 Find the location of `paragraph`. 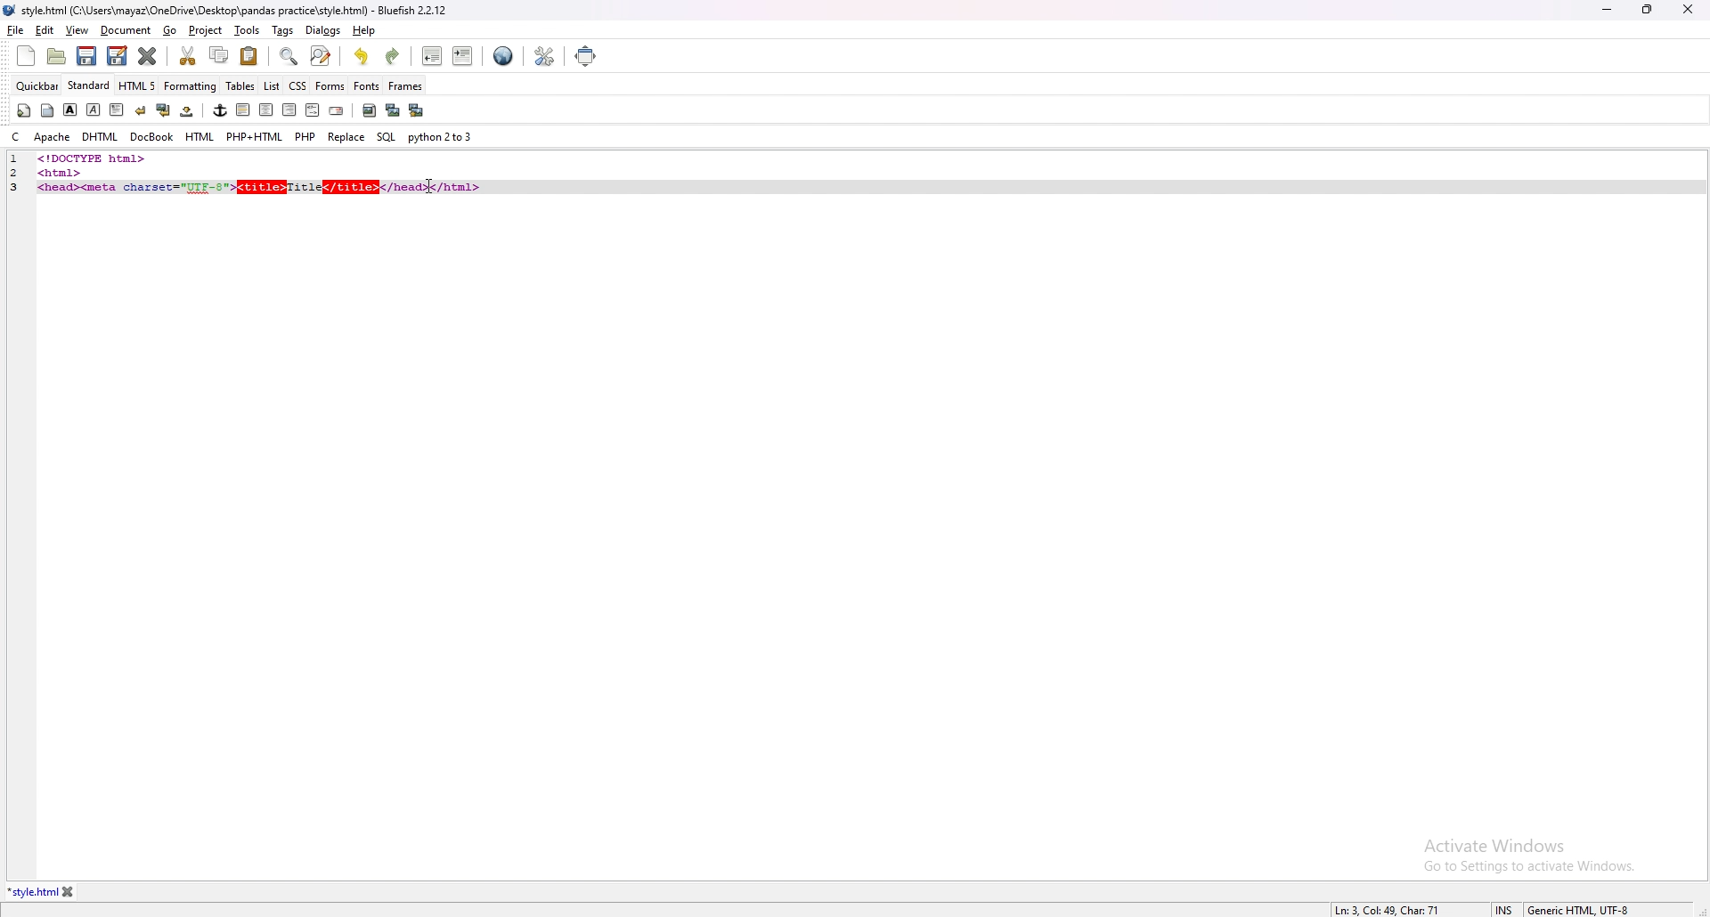

paragraph is located at coordinates (115, 109).